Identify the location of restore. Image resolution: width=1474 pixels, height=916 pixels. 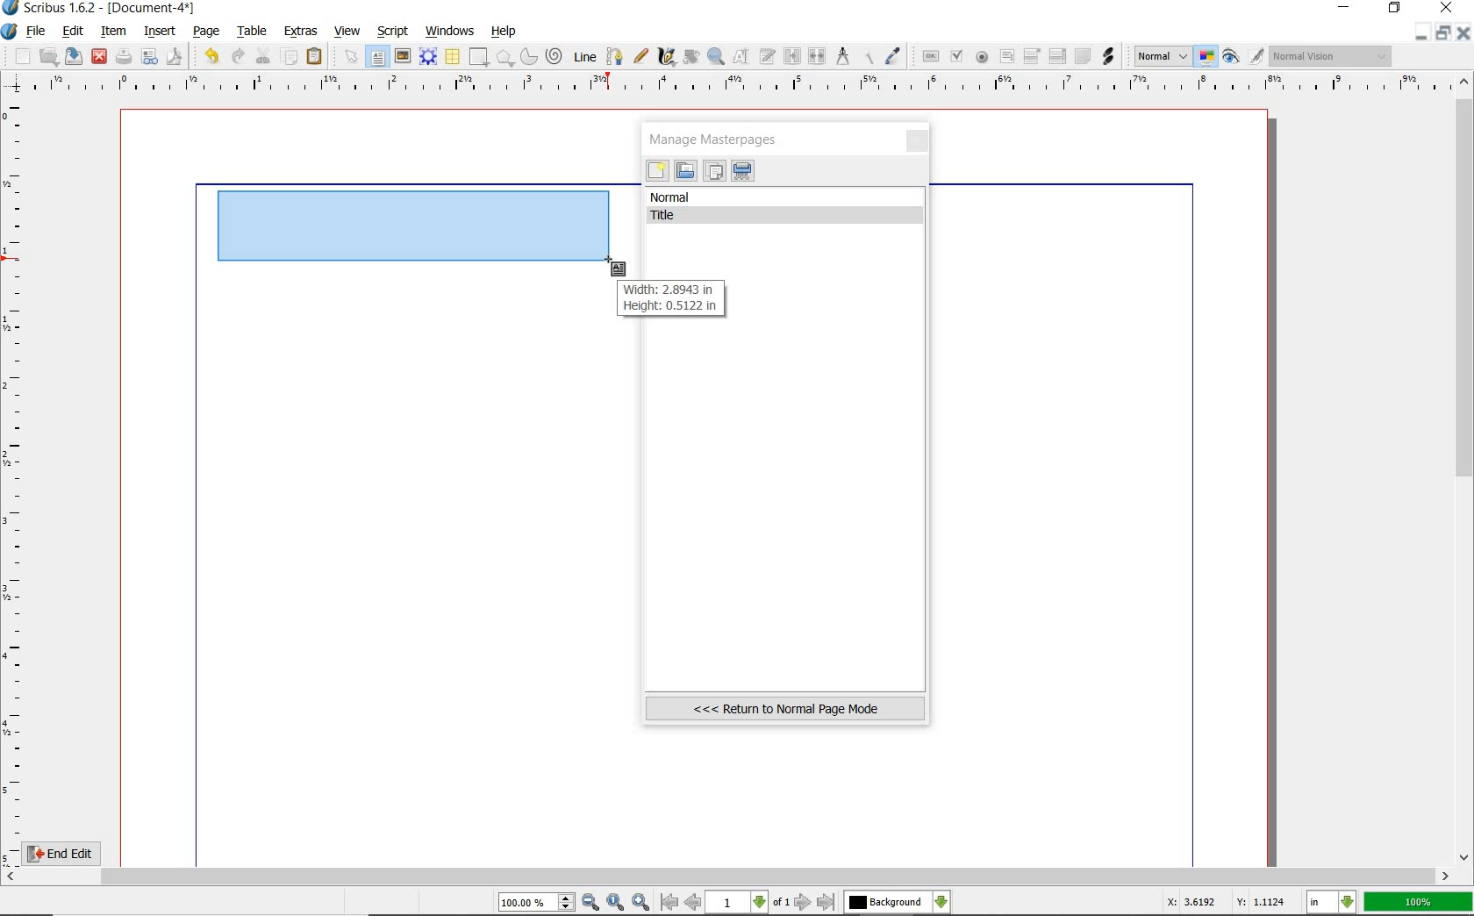
(1446, 33).